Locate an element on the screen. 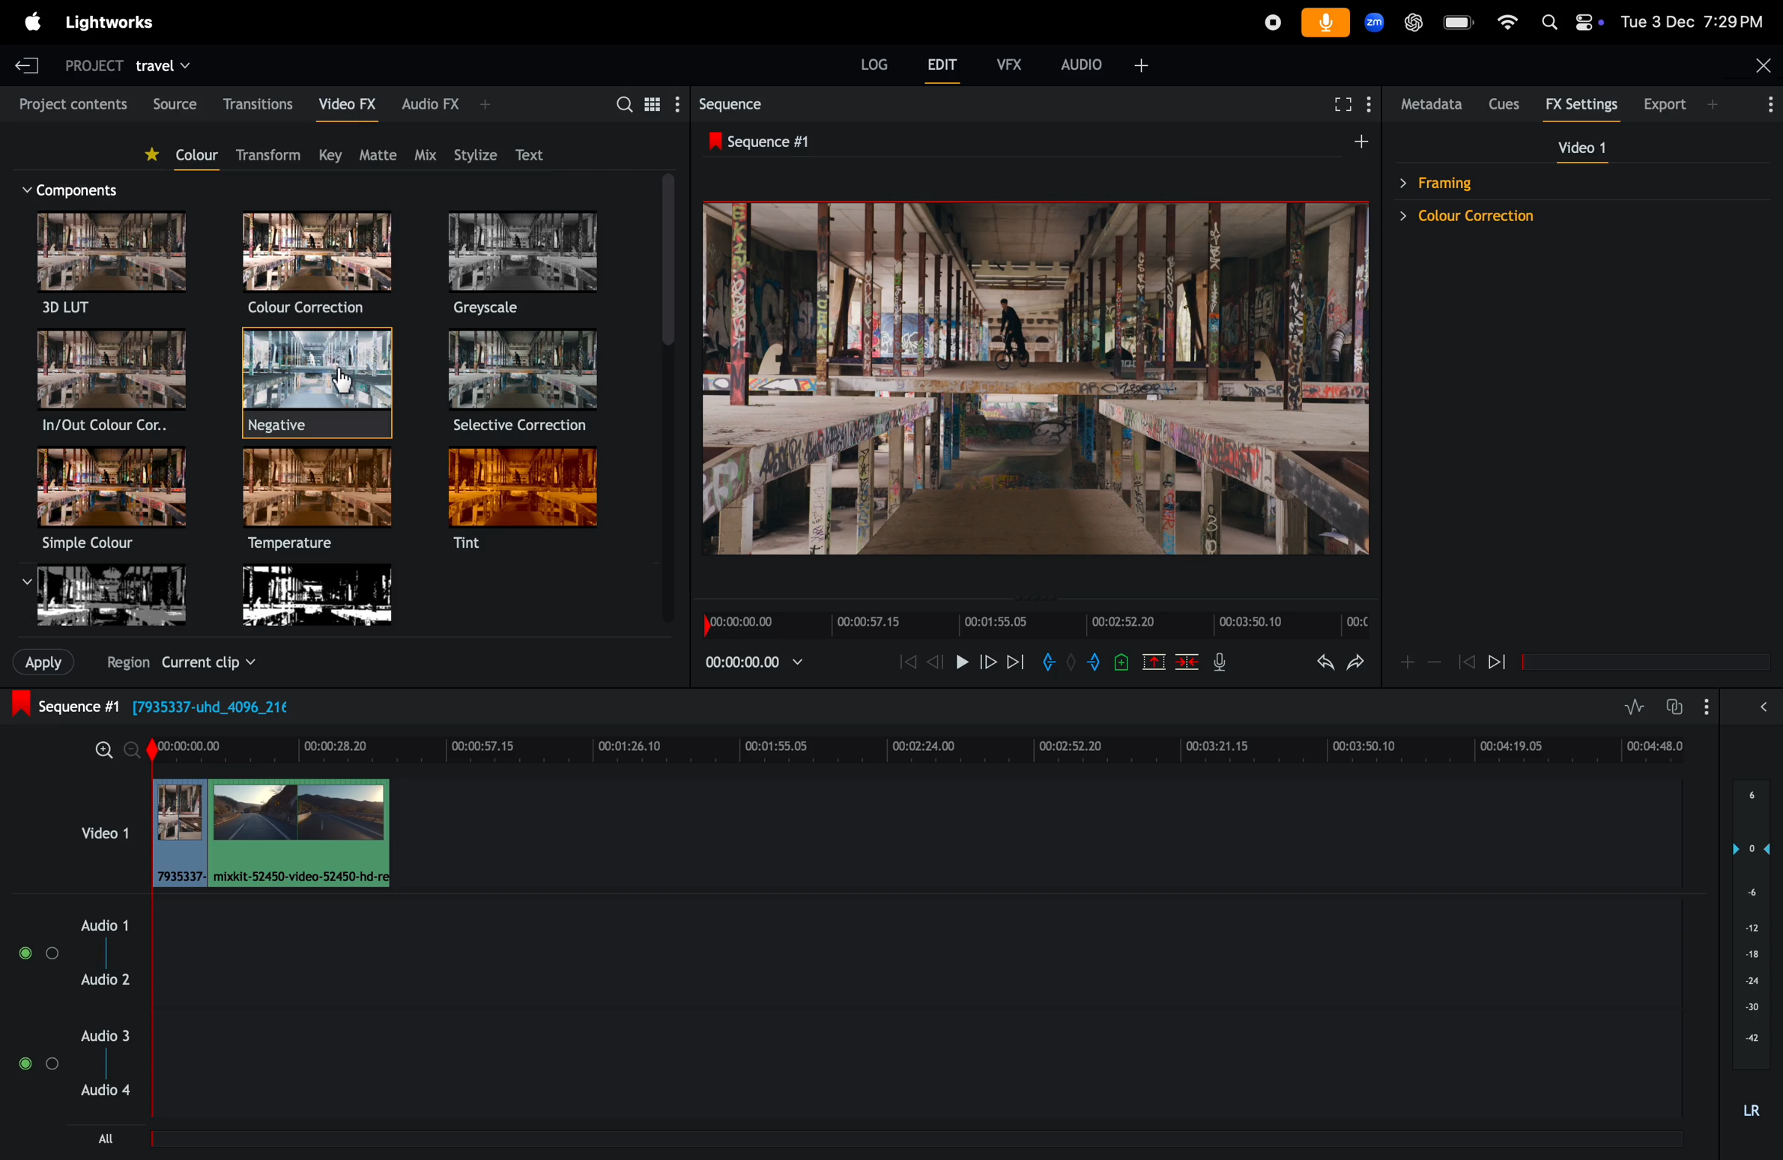   is located at coordinates (179, 663).